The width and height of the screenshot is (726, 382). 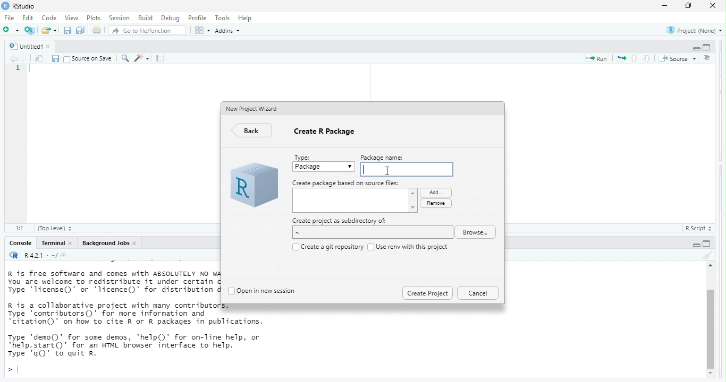 I want to click on  Go to fie/function, so click(x=147, y=31).